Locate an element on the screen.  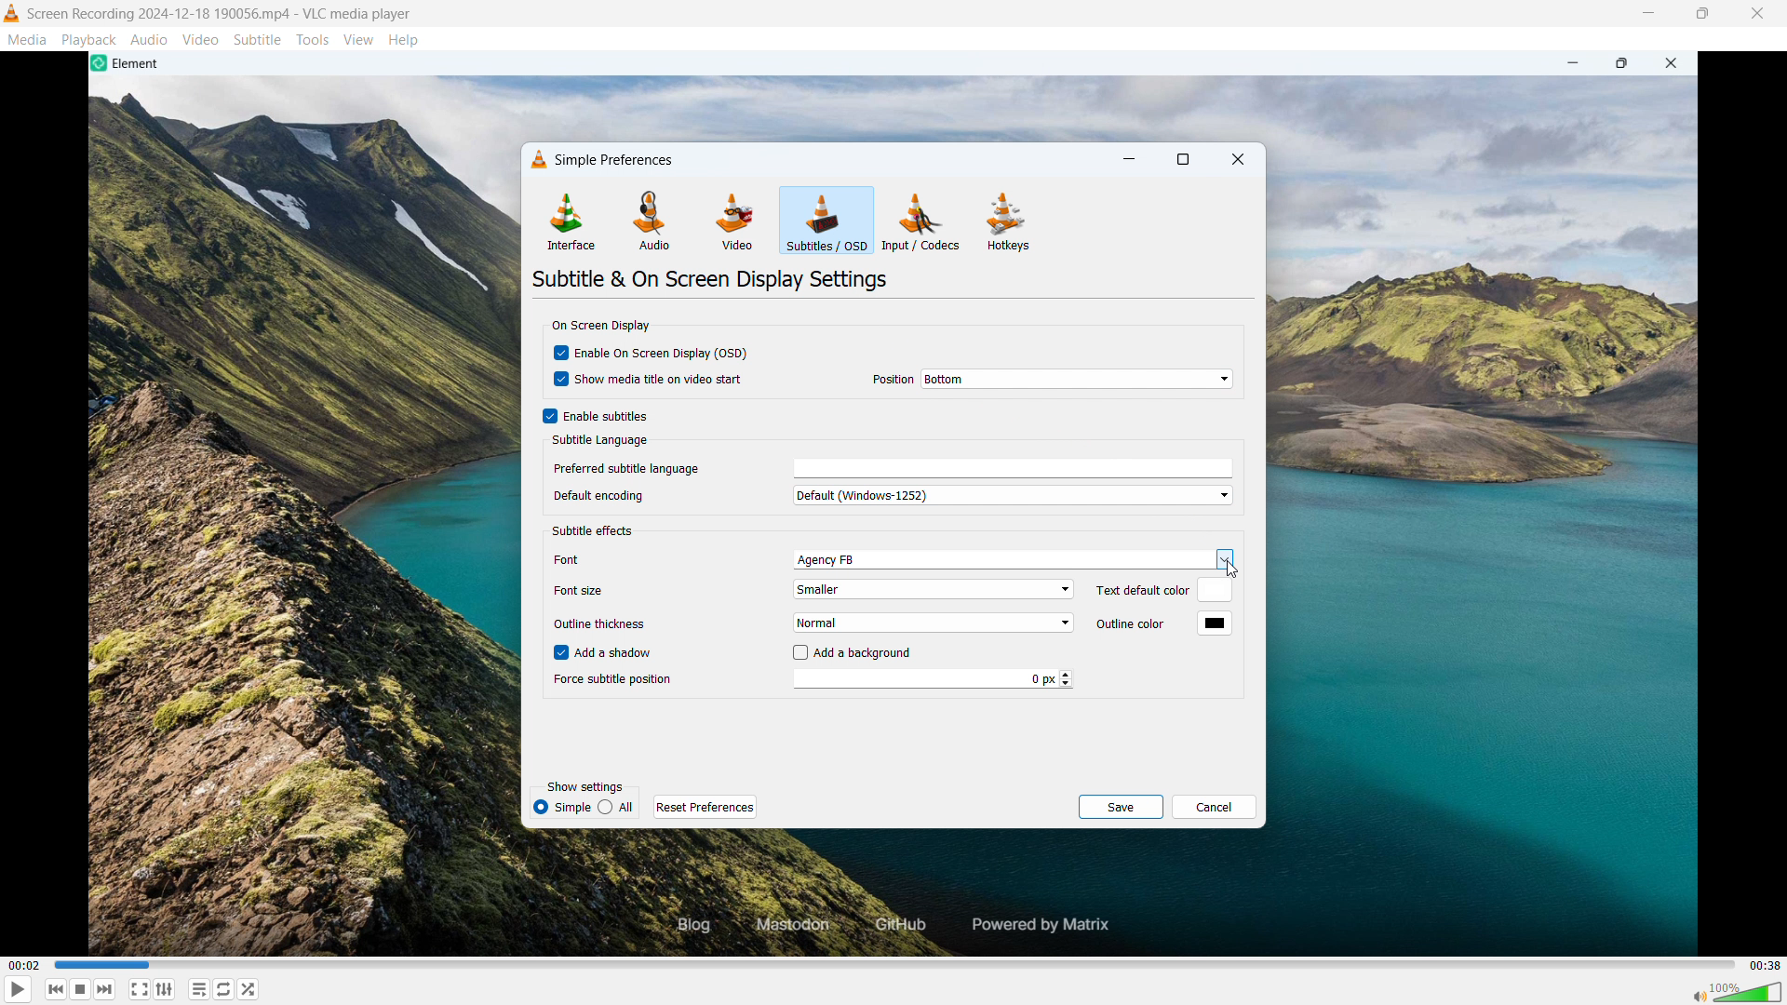
maximize is located at coordinates (1701, 14).